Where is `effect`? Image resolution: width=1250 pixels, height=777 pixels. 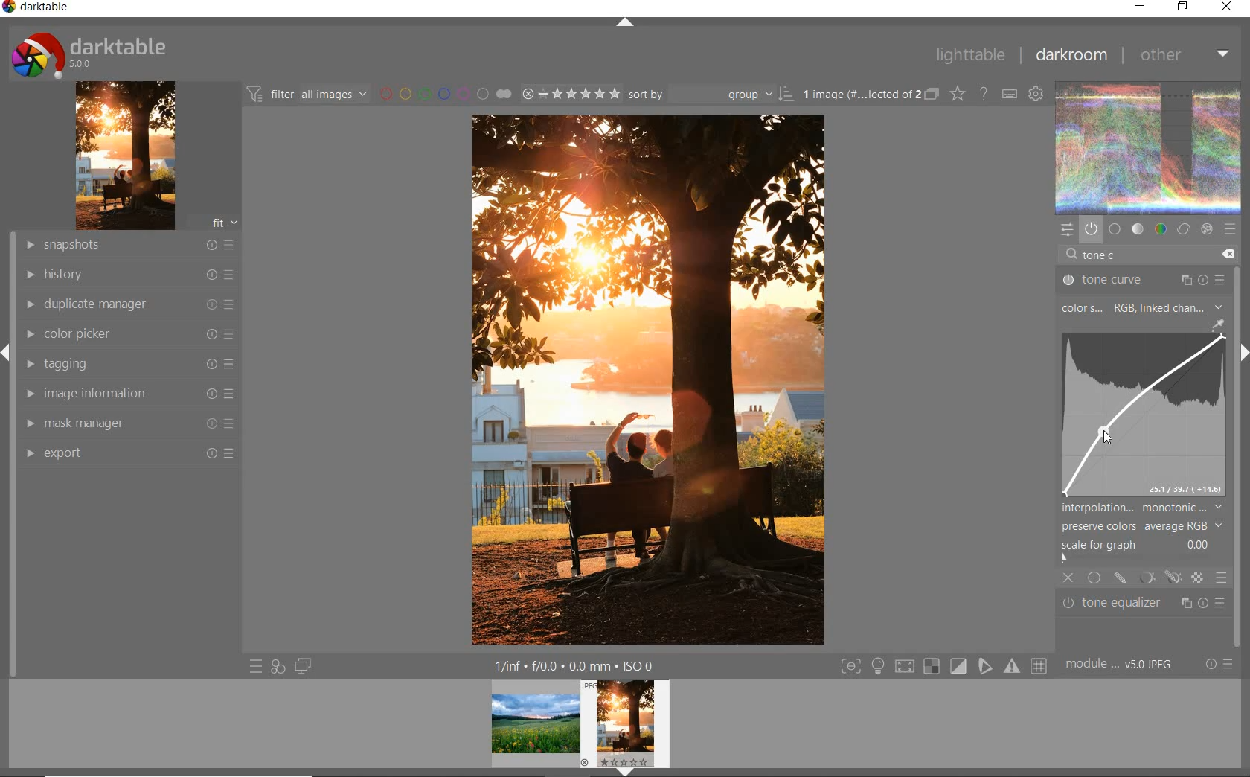 effect is located at coordinates (1206, 229).